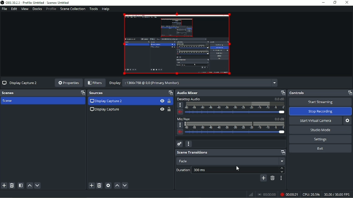  What do you see at coordinates (37, 3) in the screenshot?
I see `OBS 30.2.3 - Profile: Untitled - Scenes: Untitled` at bounding box center [37, 3].